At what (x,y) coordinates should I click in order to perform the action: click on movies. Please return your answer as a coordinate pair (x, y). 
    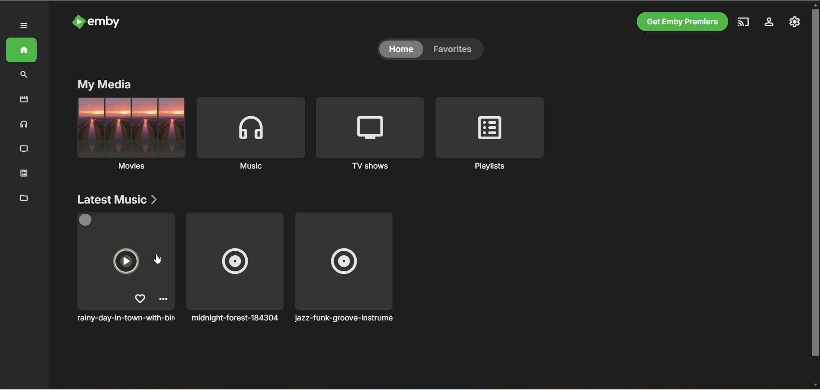
    Looking at the image, I should click on (26, 100).